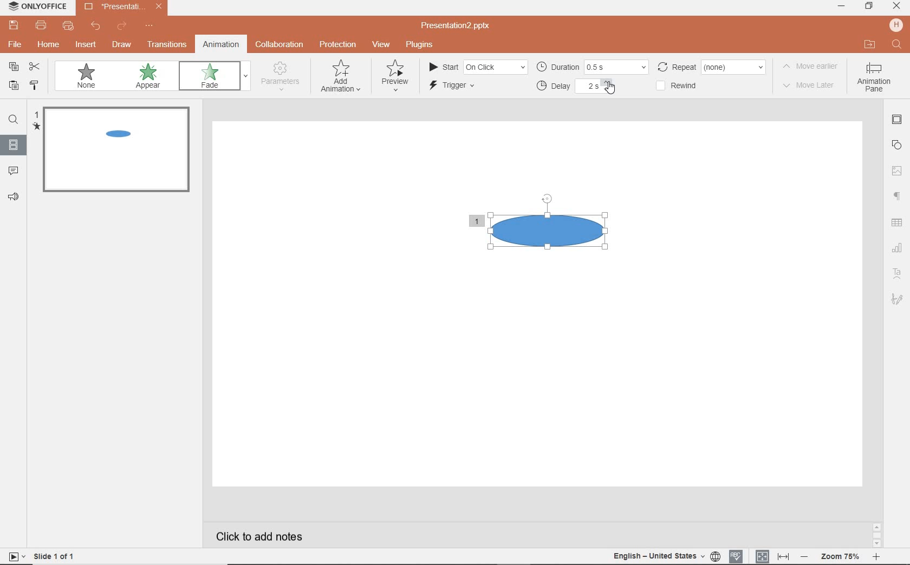 This screenshot has width=910, height=565. What do you see at coordinates (712, 67) in the screenshot?
I see `repeat` at bounding box center [712, 67].